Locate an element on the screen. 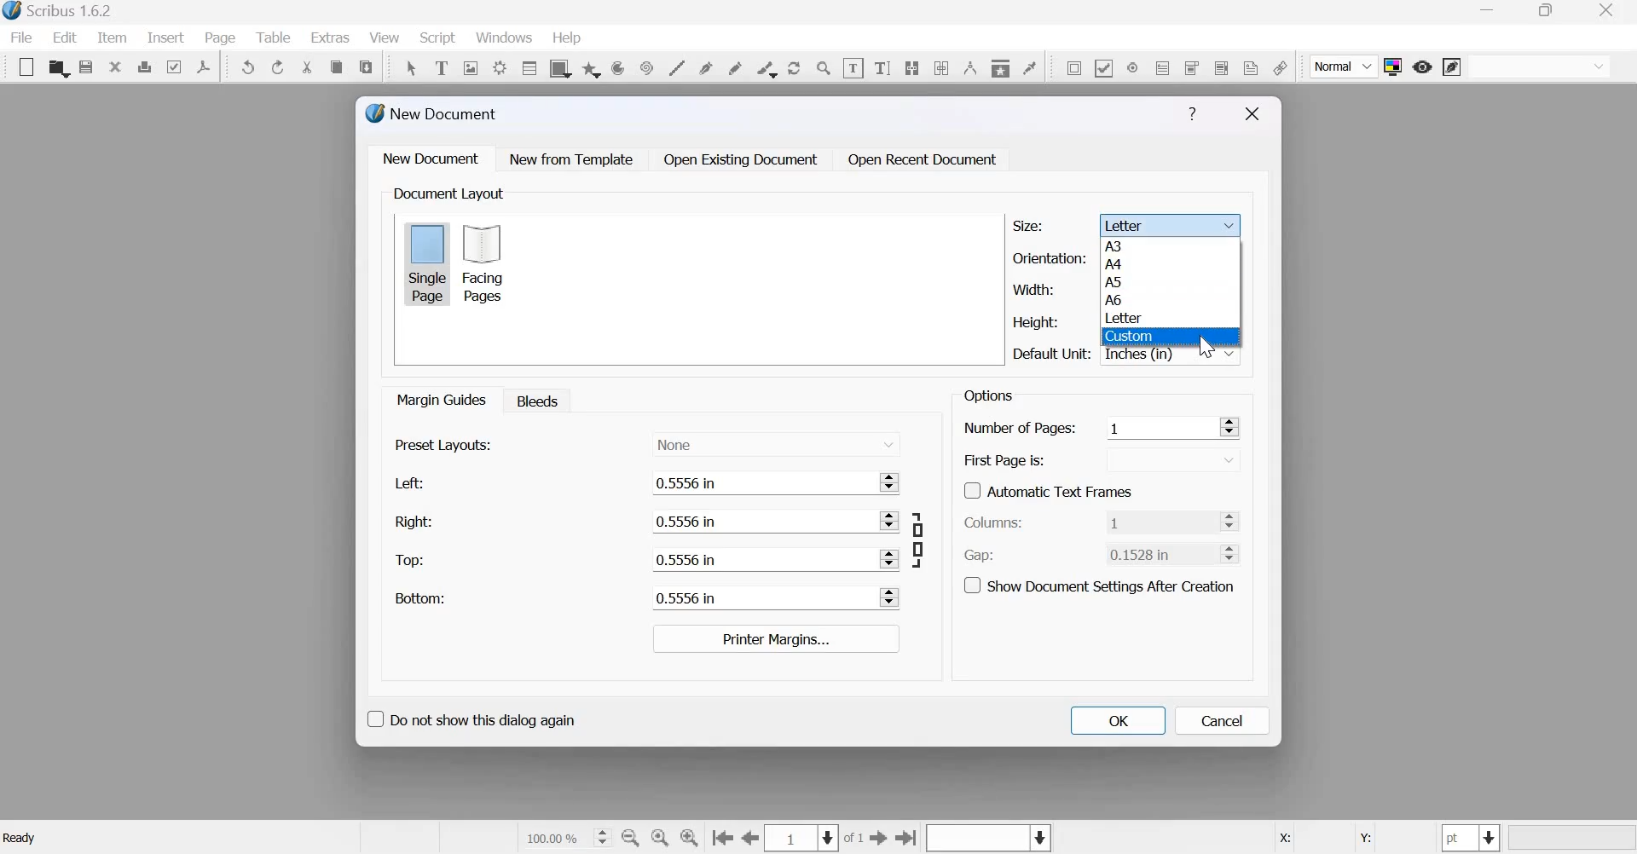 The image size is (1637, 854). go to the next page is located at coordinates (879, 837).